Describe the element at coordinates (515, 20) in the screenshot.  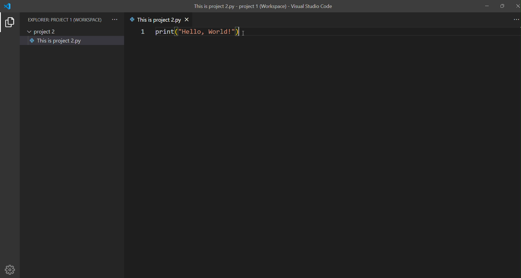
I see `more actions` at that location.